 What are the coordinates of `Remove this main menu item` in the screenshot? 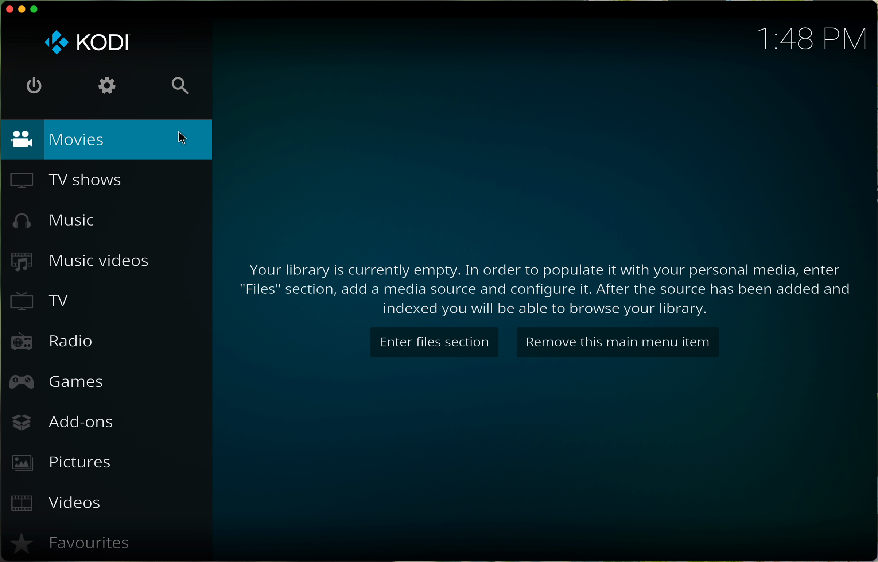 It's located at (618, 343).